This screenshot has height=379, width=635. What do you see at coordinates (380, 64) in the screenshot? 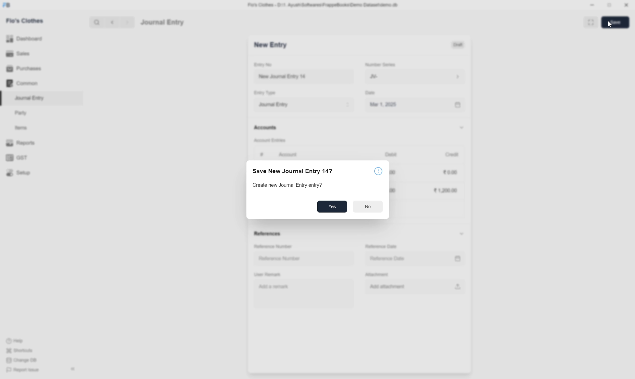
I see `Number Series` at bounding box center [380, 64].